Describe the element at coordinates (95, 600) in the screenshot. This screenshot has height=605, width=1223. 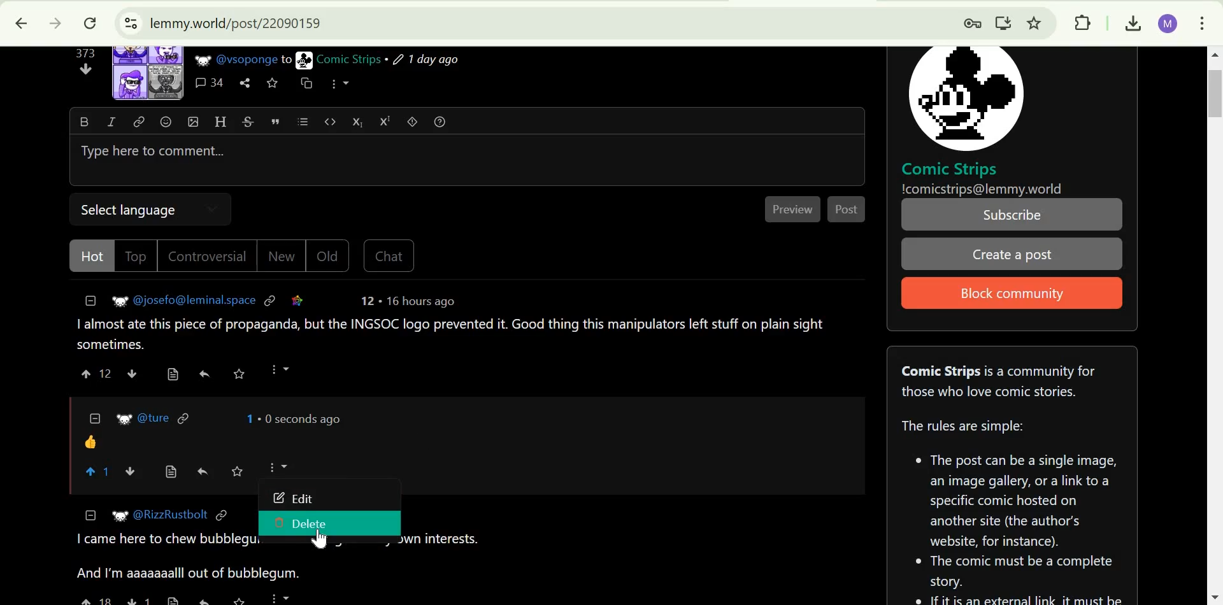
I see `upvote` at that location.